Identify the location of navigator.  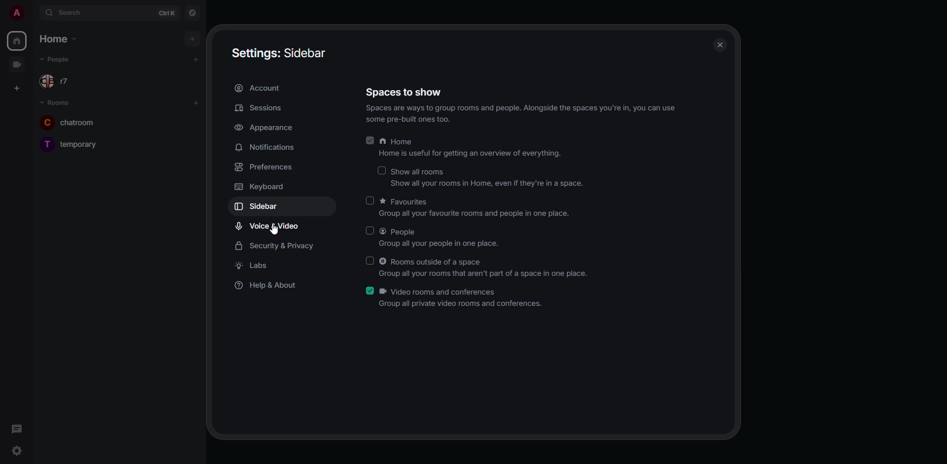
(193, 13).